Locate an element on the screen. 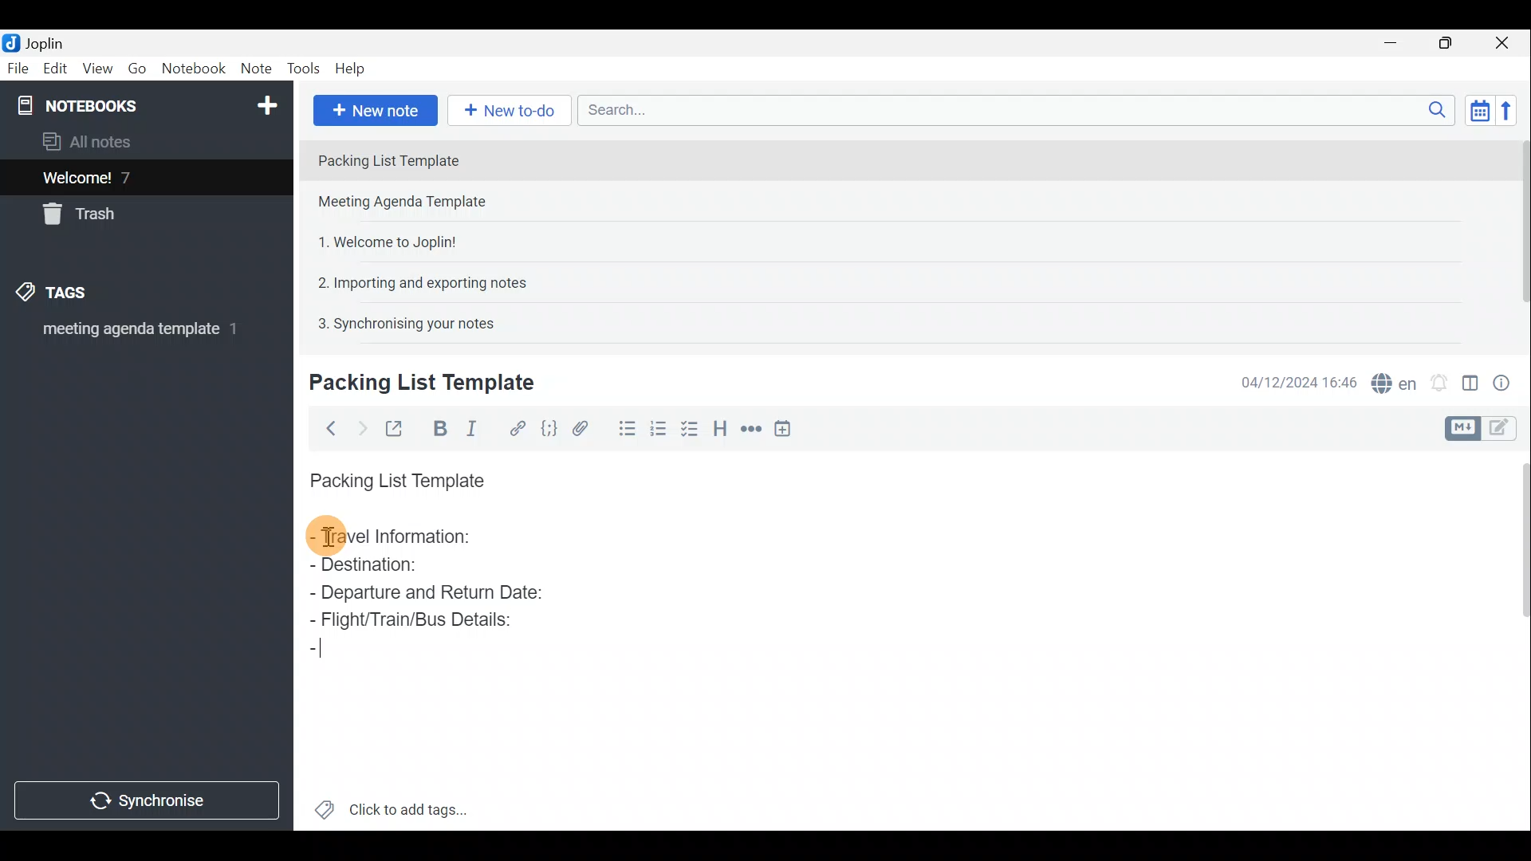 Image resolution: width=1531 pixels, height=861 pixels. Minimise is located at coordinates (1399, 45).